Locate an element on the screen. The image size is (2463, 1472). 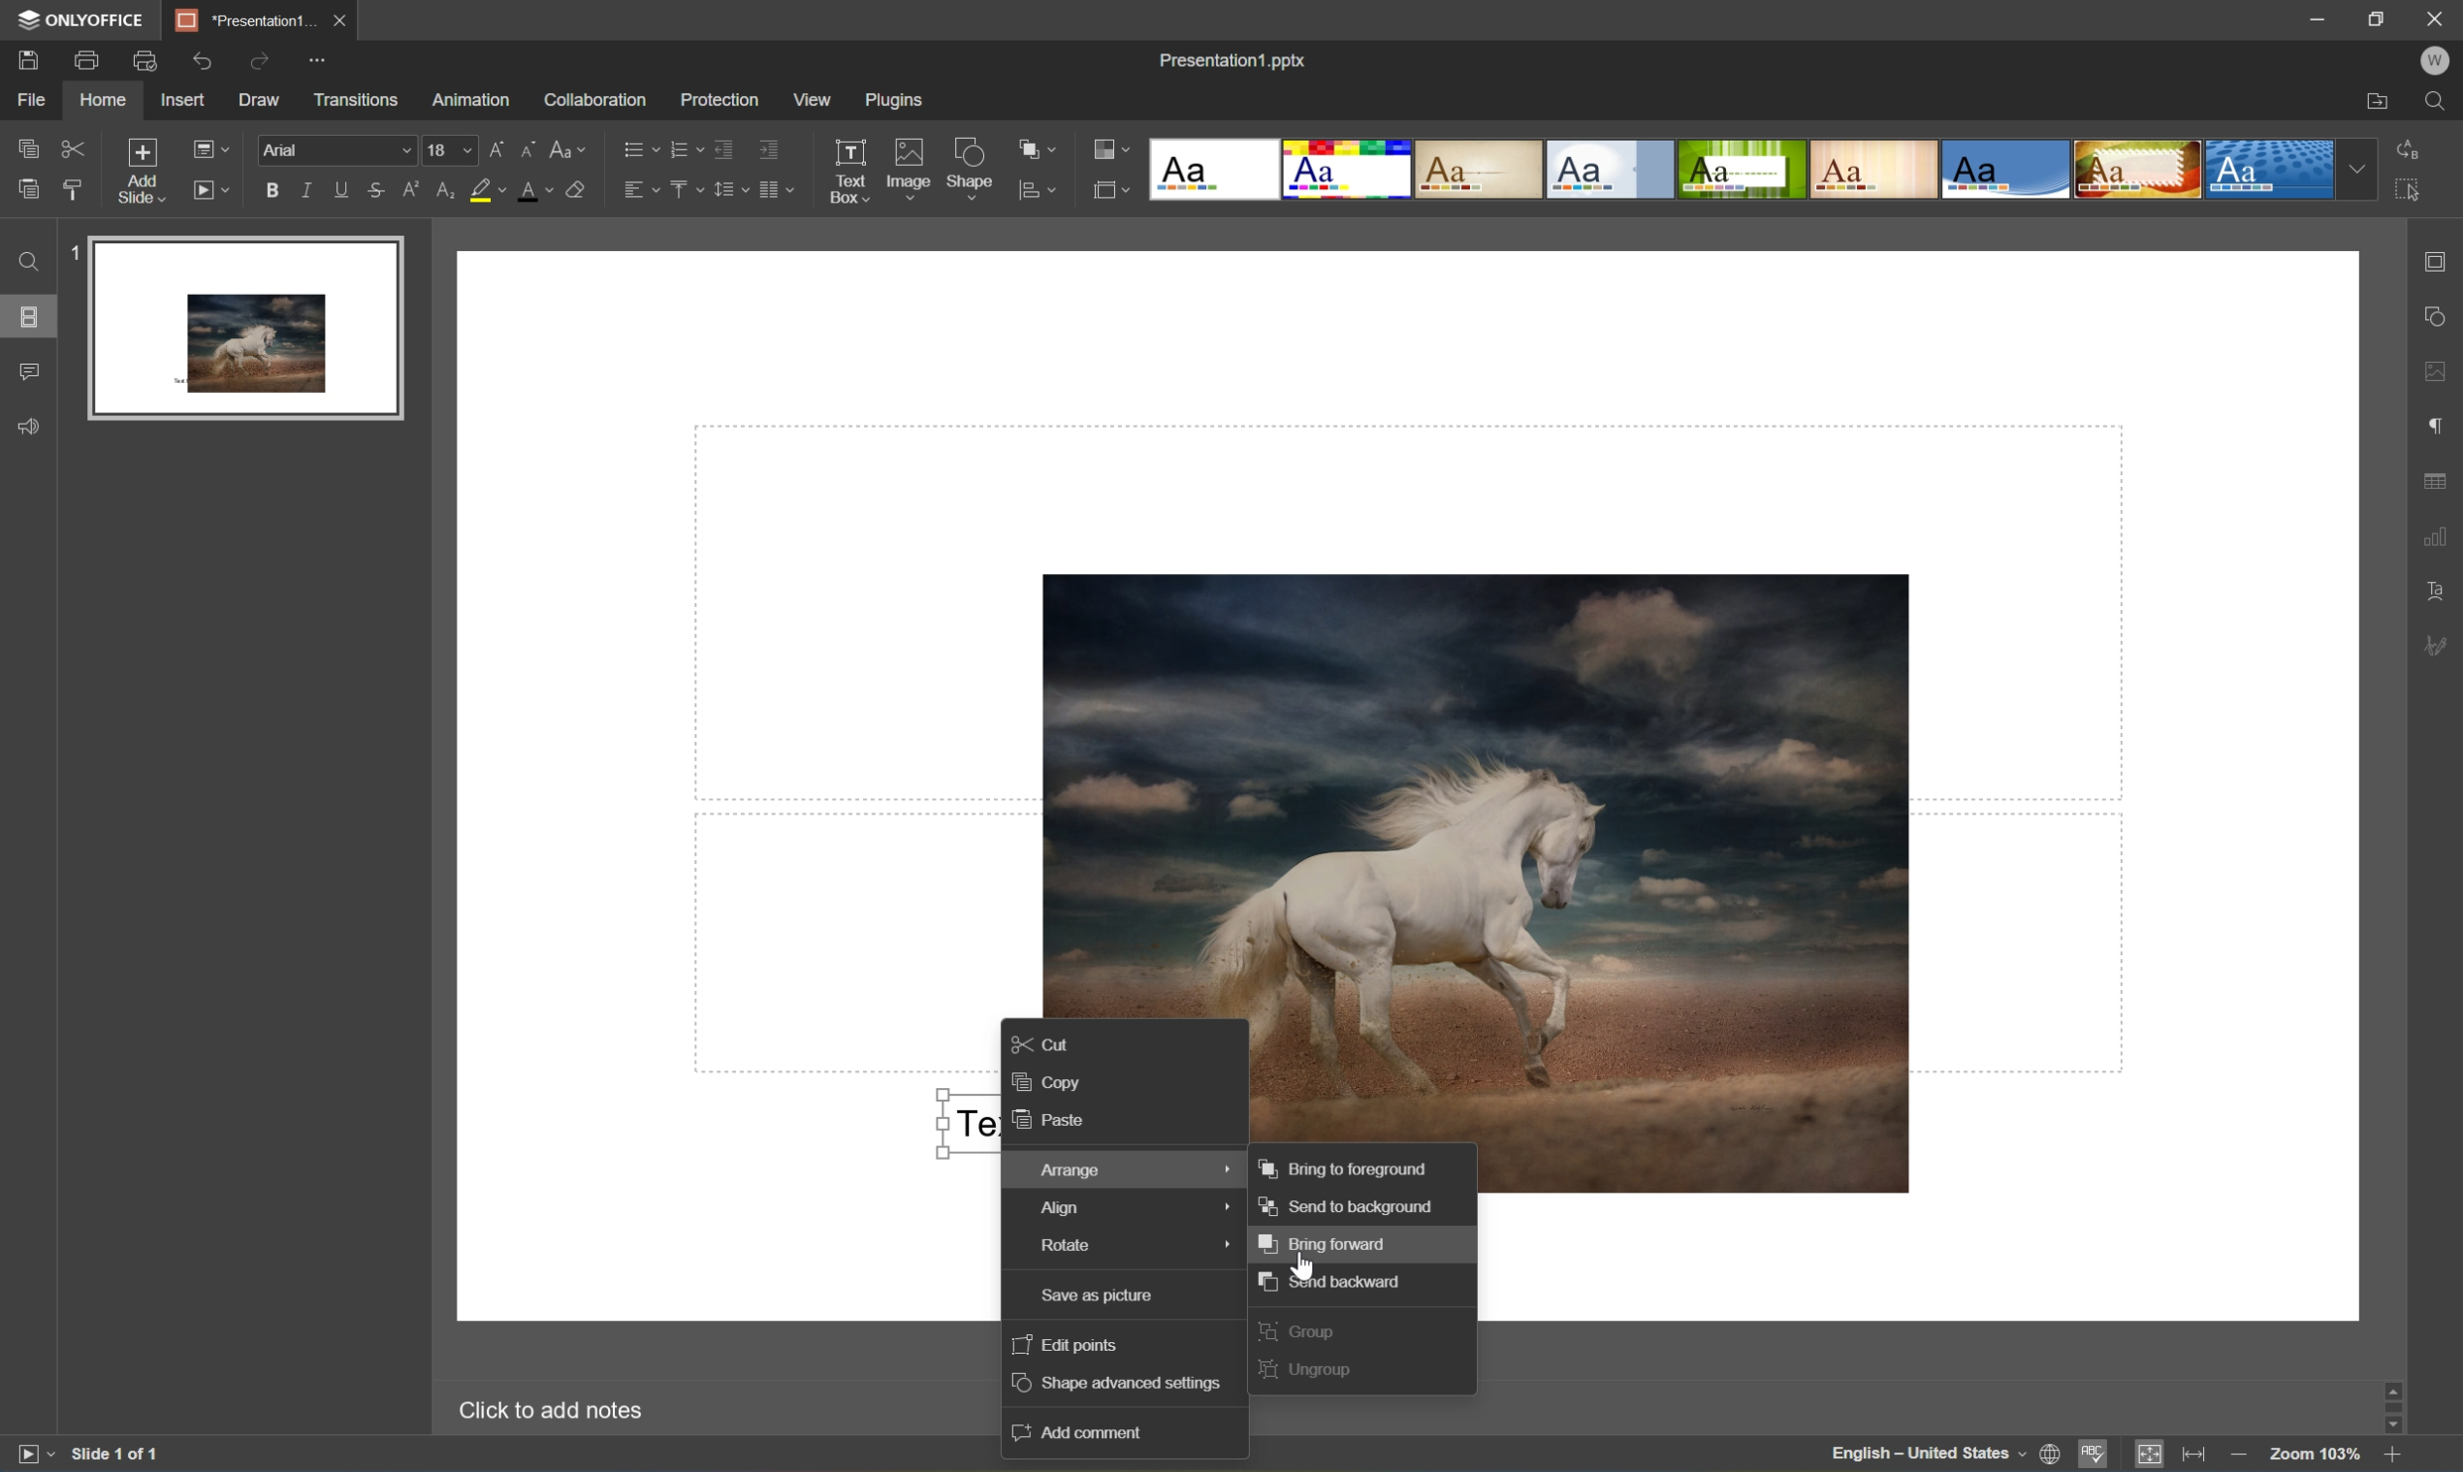
Increase indent is located at coordinates (772, 144).